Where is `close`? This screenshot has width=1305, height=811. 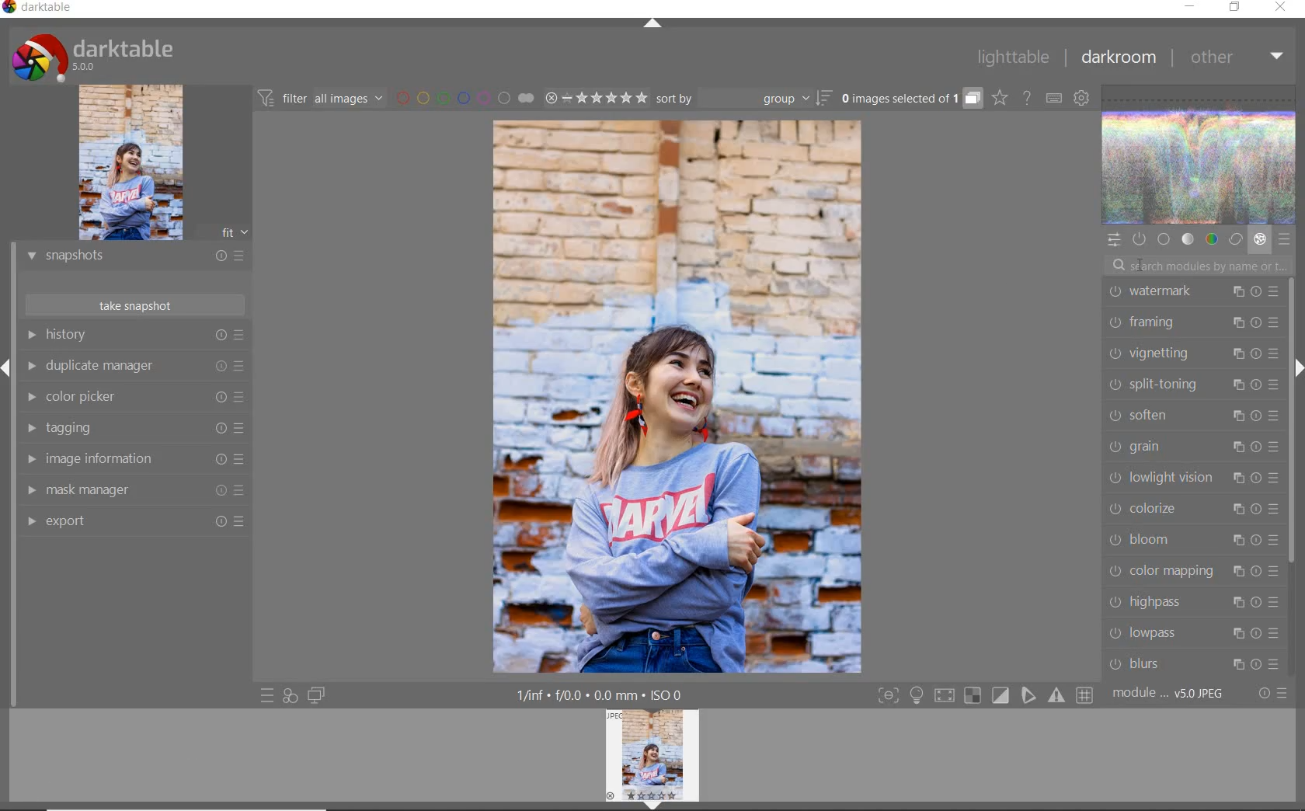
close is located at coordinates (1280, 9).